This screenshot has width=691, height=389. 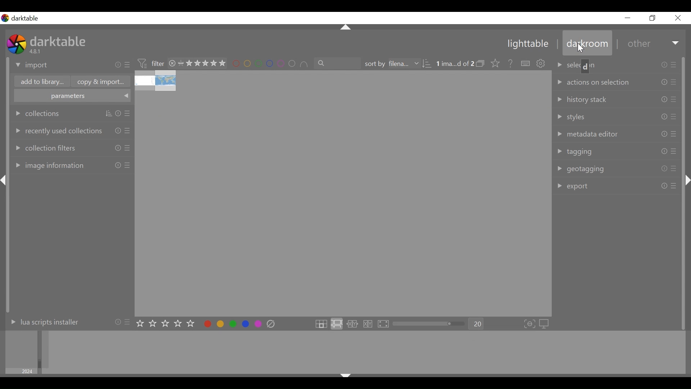 I want to click on parameters, so click(x=72, y=96).